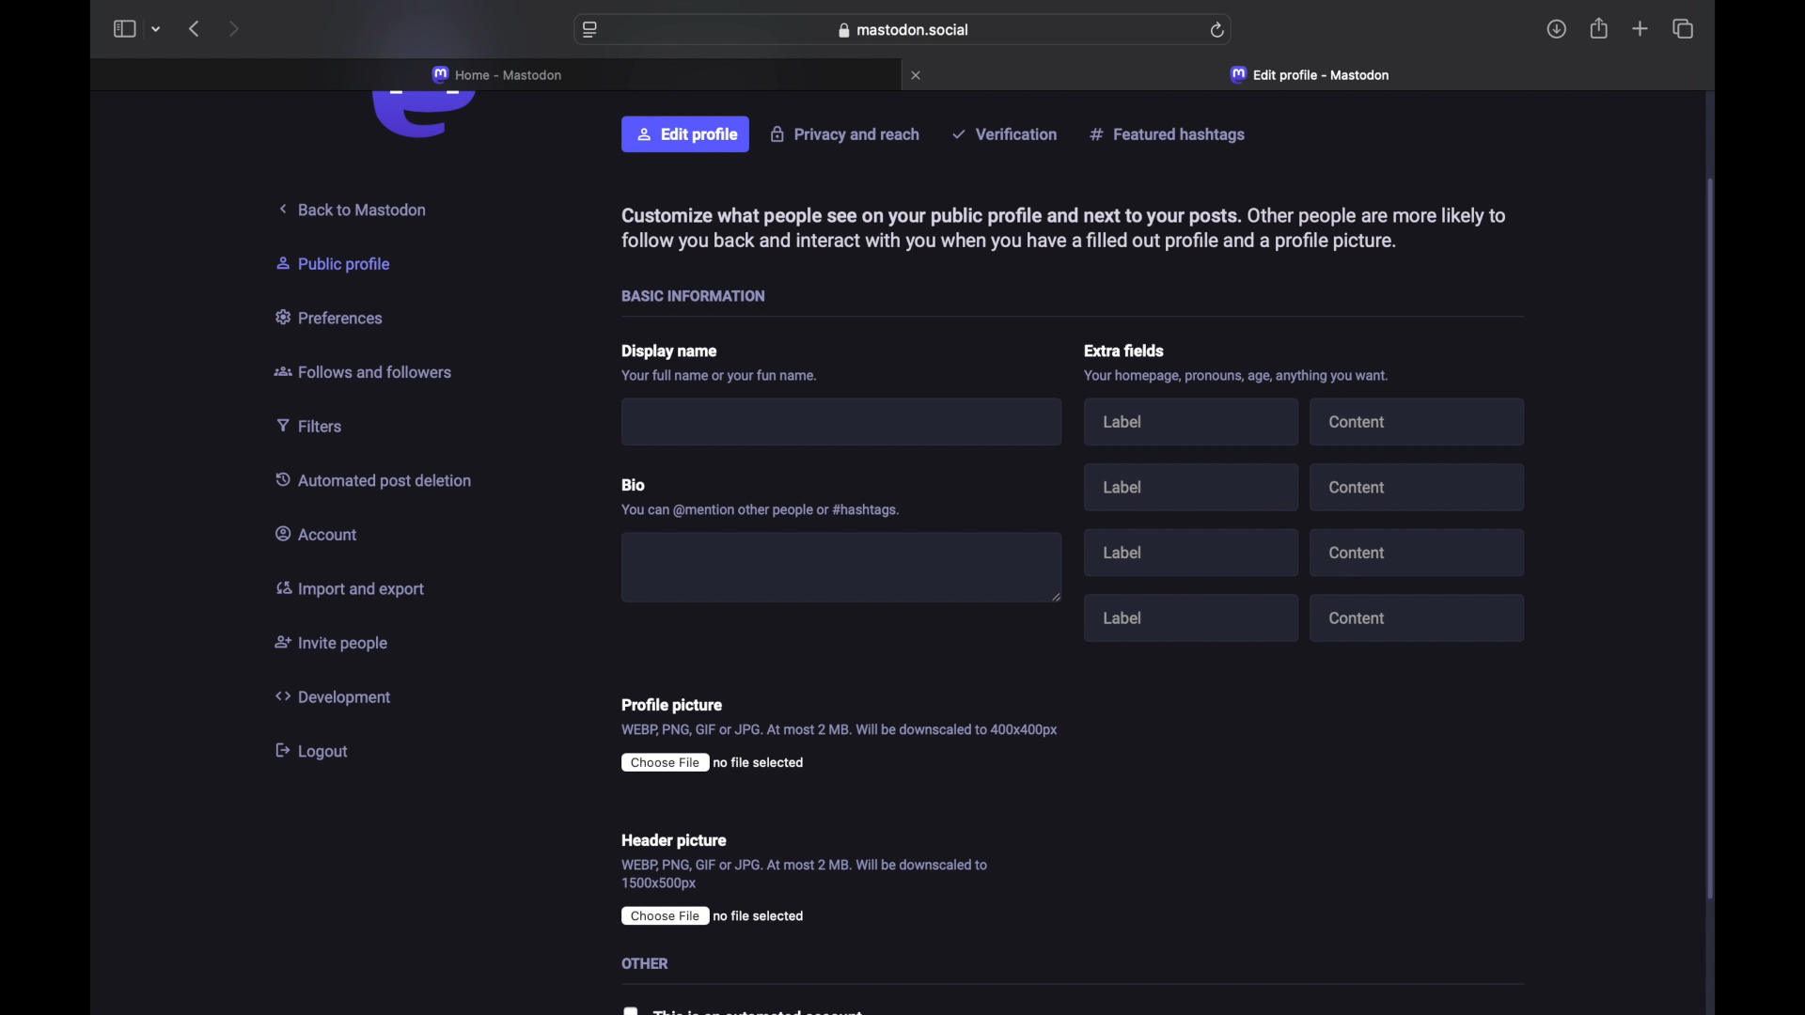 The width and height of the screenshot is (1805, 1015). Describe the element at coordinates (1008, 133) in the screenshot. I see `verification` at that location.